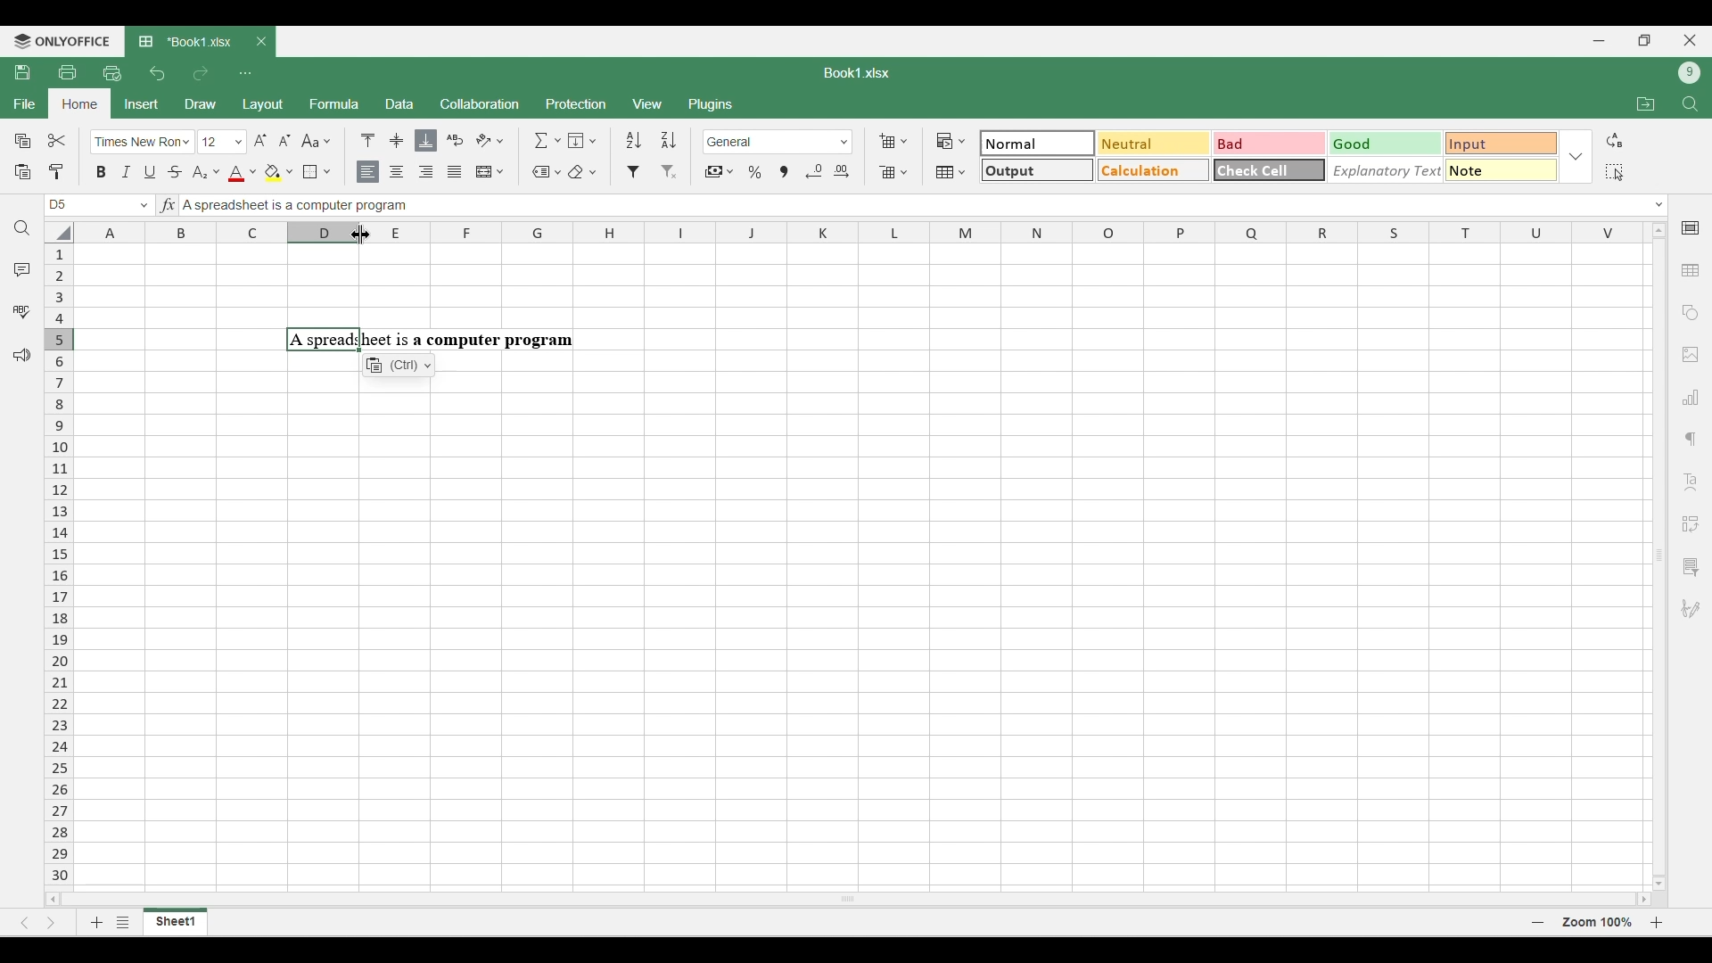 The image size is (1712, 963). Describe the element at coordinates (1645, 40) in the screenshot. I see `Show in smaller tab` at that location.